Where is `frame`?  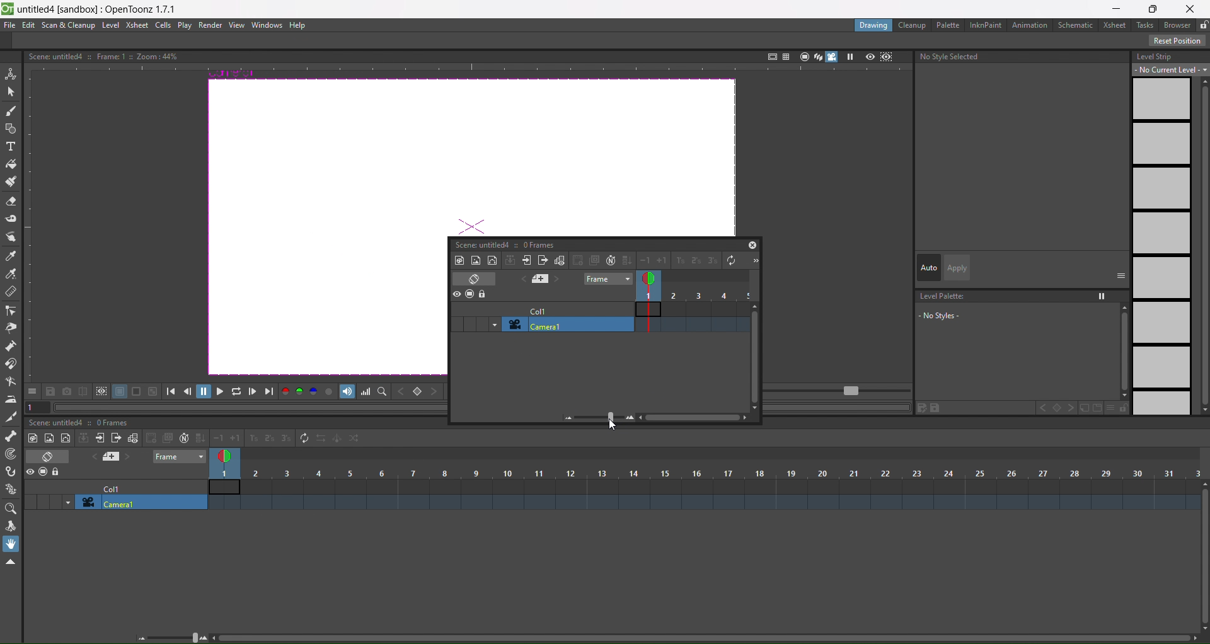 frame is located at coordinates (180, 456).